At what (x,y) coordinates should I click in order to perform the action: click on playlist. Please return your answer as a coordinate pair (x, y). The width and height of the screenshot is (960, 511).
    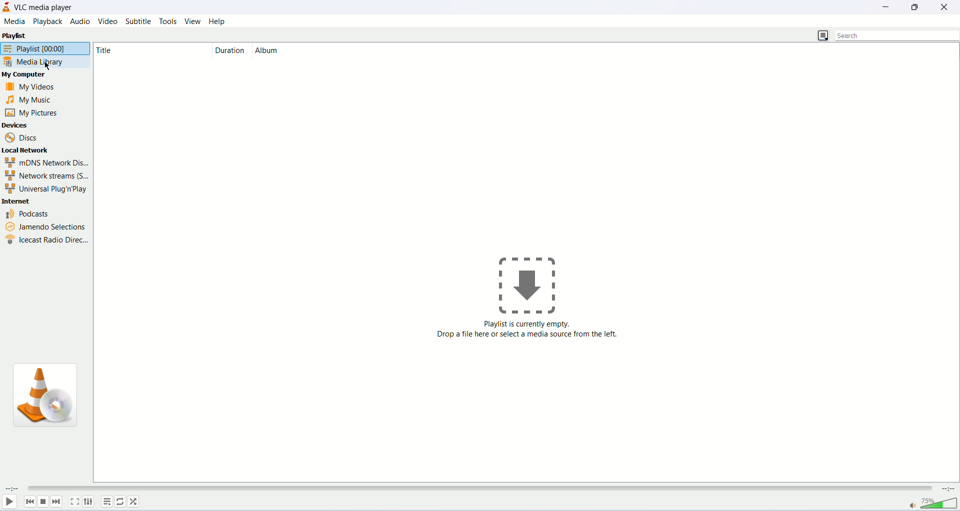
    Looking at the image, I should click on (44, 48).